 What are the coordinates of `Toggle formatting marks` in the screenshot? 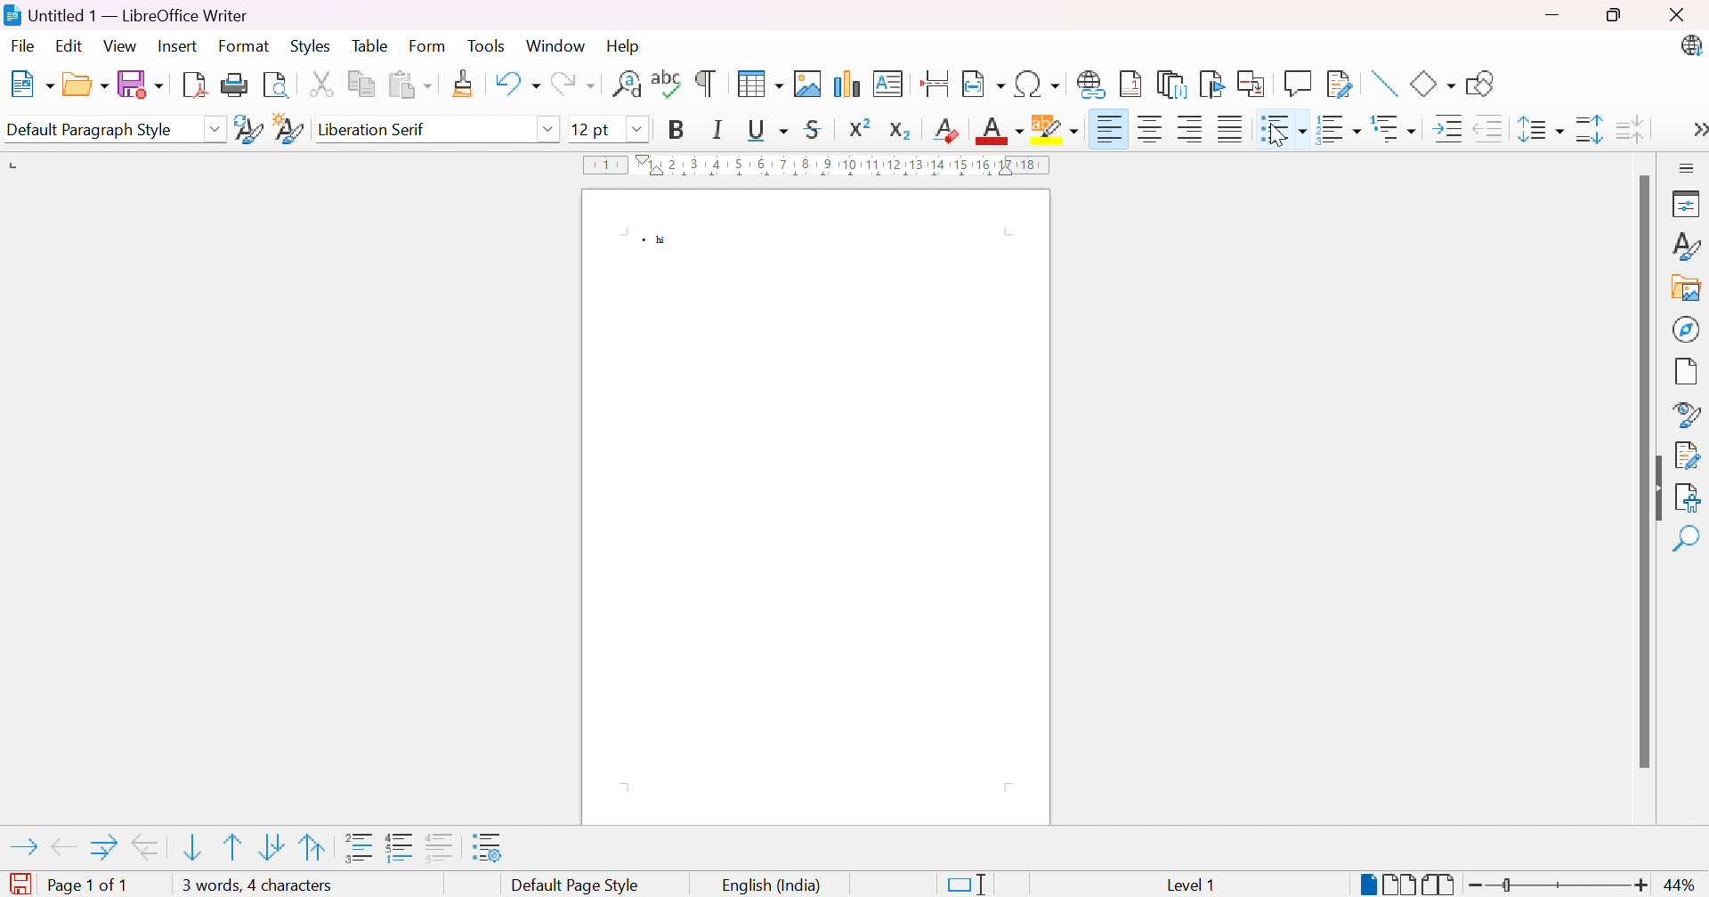 It's located at (708, 82).